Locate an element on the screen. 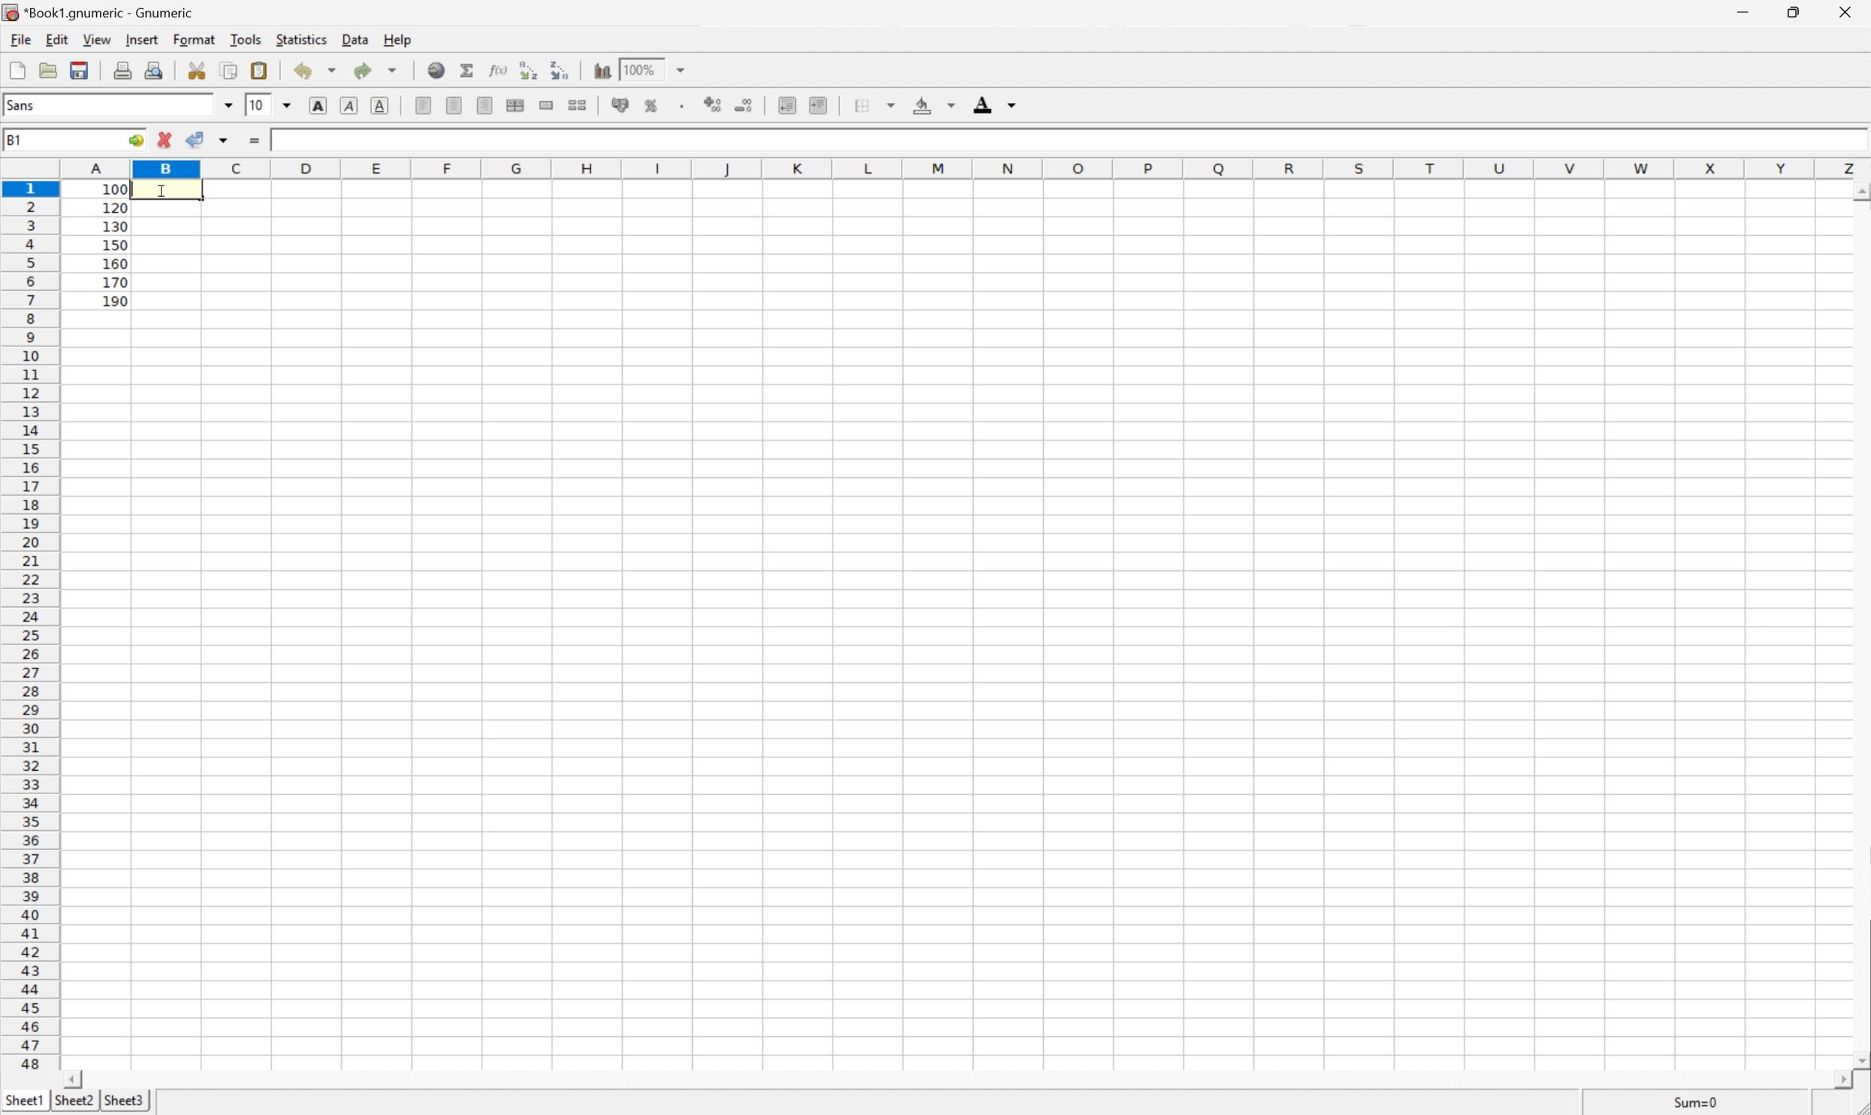 Image resolution: width=1871 pixels, height=1115 pixels. Undo is located at coordinates (313, 71).